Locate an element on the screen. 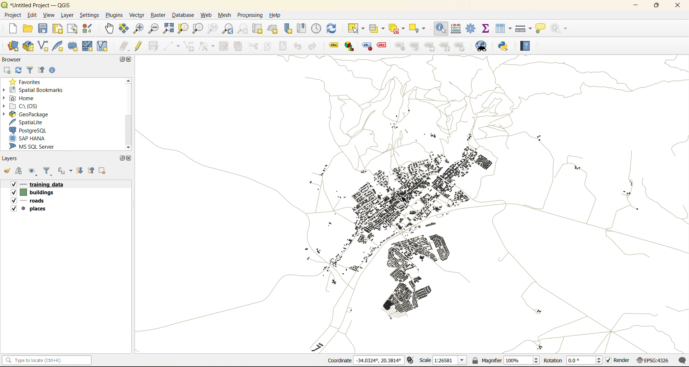  close is located at coordinates (129, 158).